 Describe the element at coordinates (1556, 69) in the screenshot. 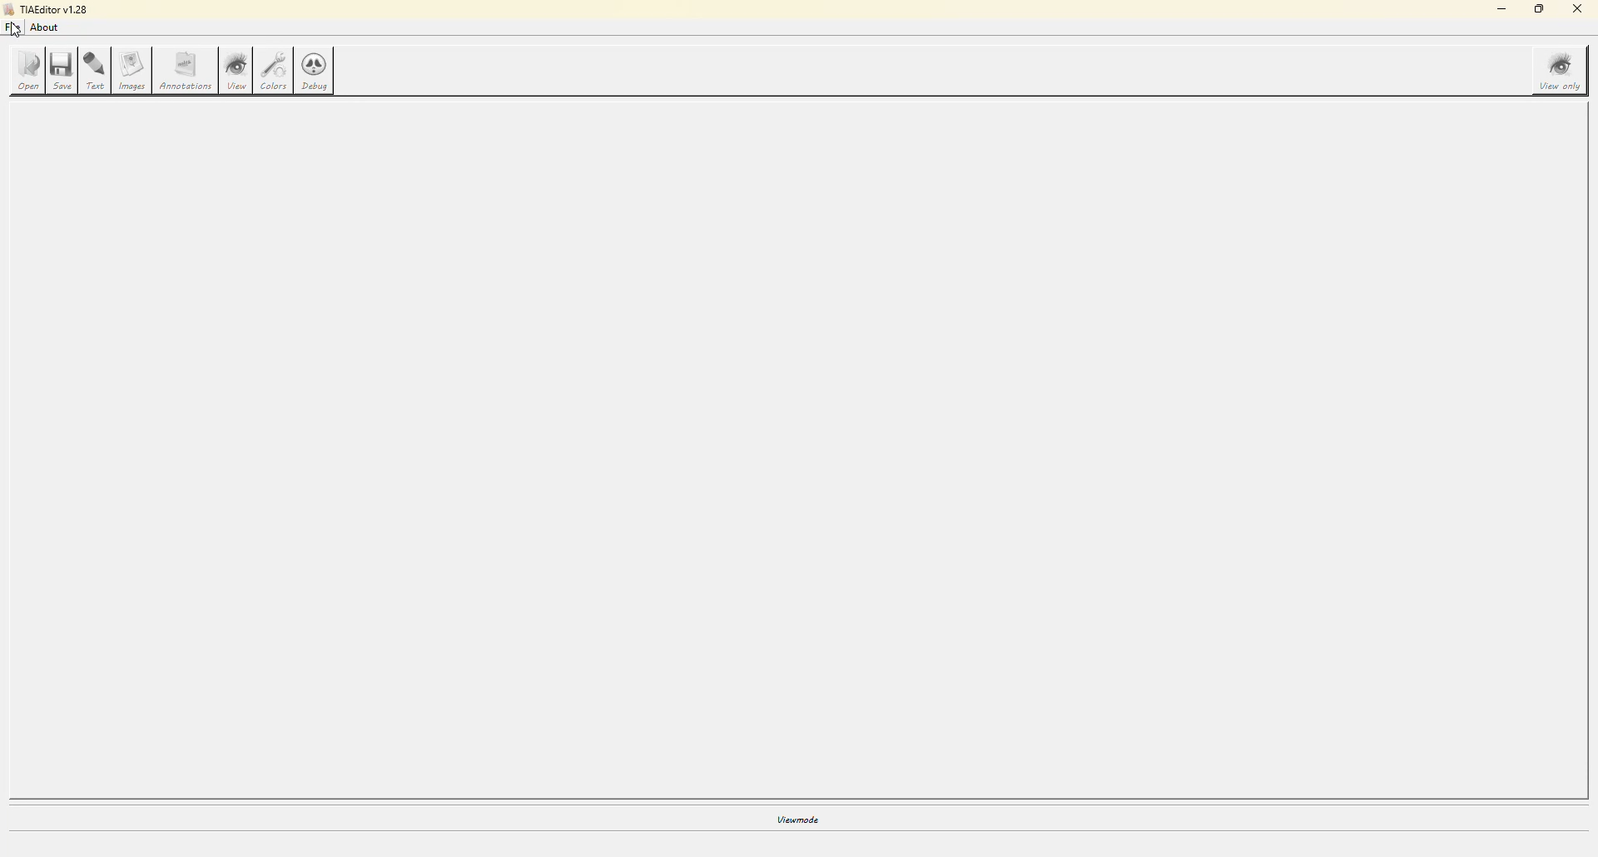

I see `view only` at that location.